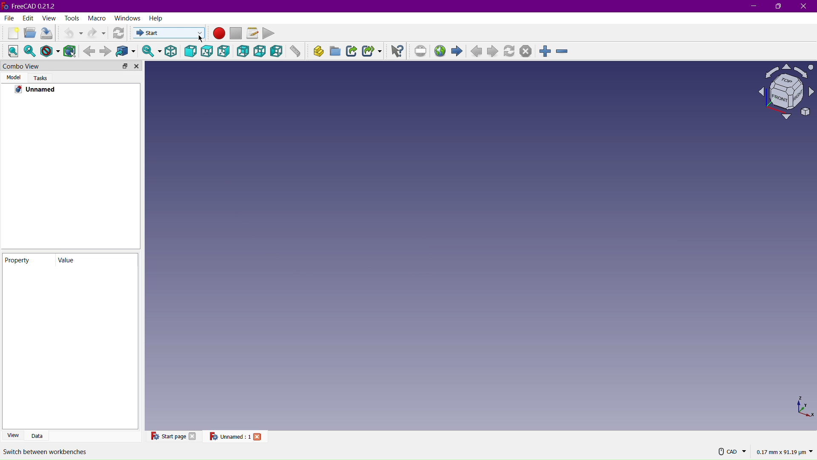 Image resolution: width=817 pixels, height=460 pixels. Describe the element at coordinates (397, 51) in the screenshot. I see `What's This?` at that location.